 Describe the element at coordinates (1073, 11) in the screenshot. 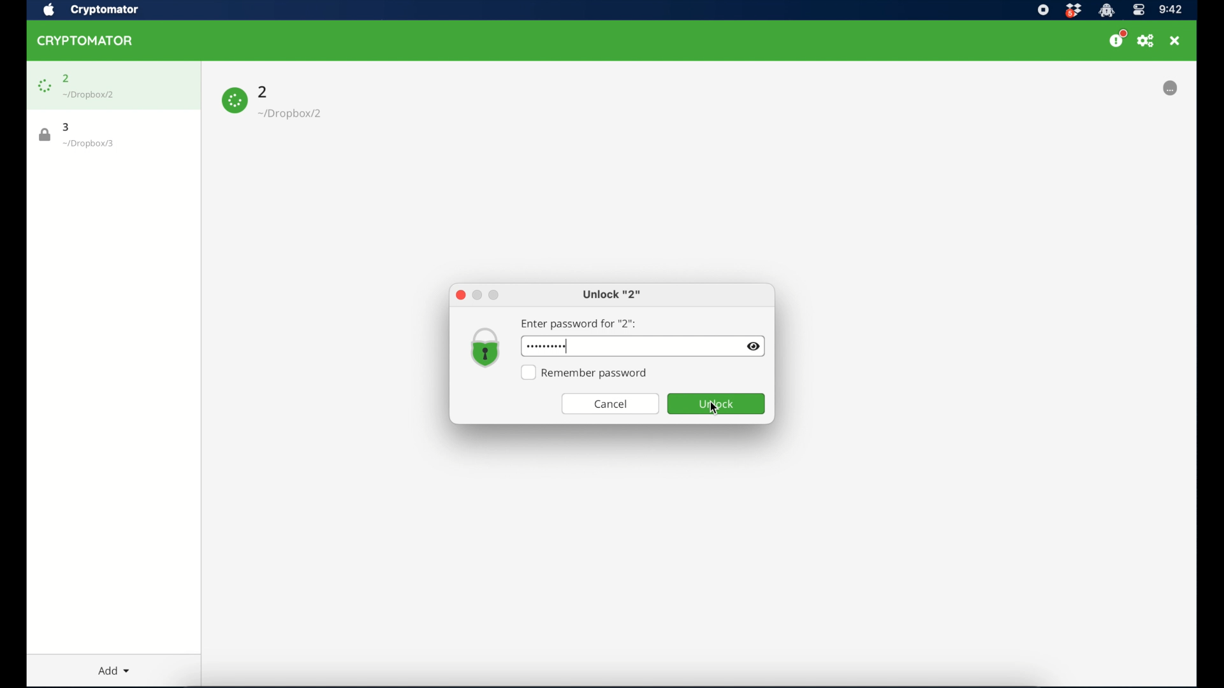

I see `dropbox icon` at that location.